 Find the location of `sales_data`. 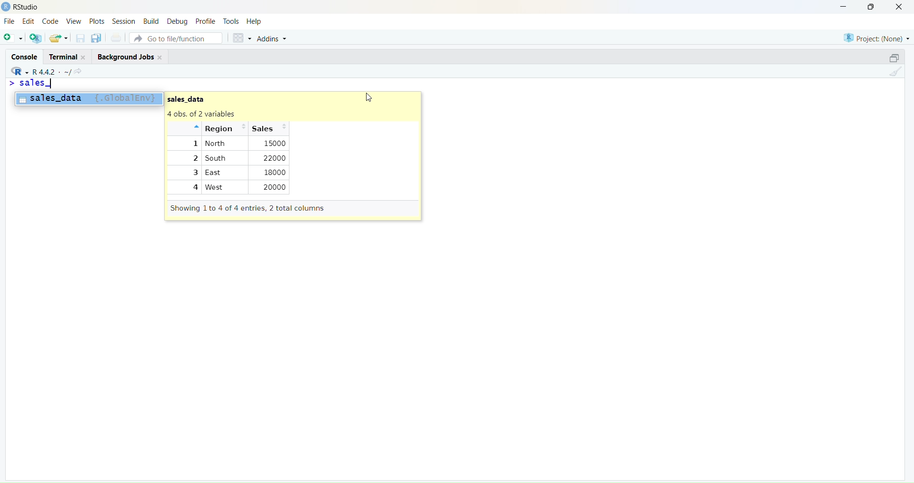

sales_data is located at coordinates (194, 98).